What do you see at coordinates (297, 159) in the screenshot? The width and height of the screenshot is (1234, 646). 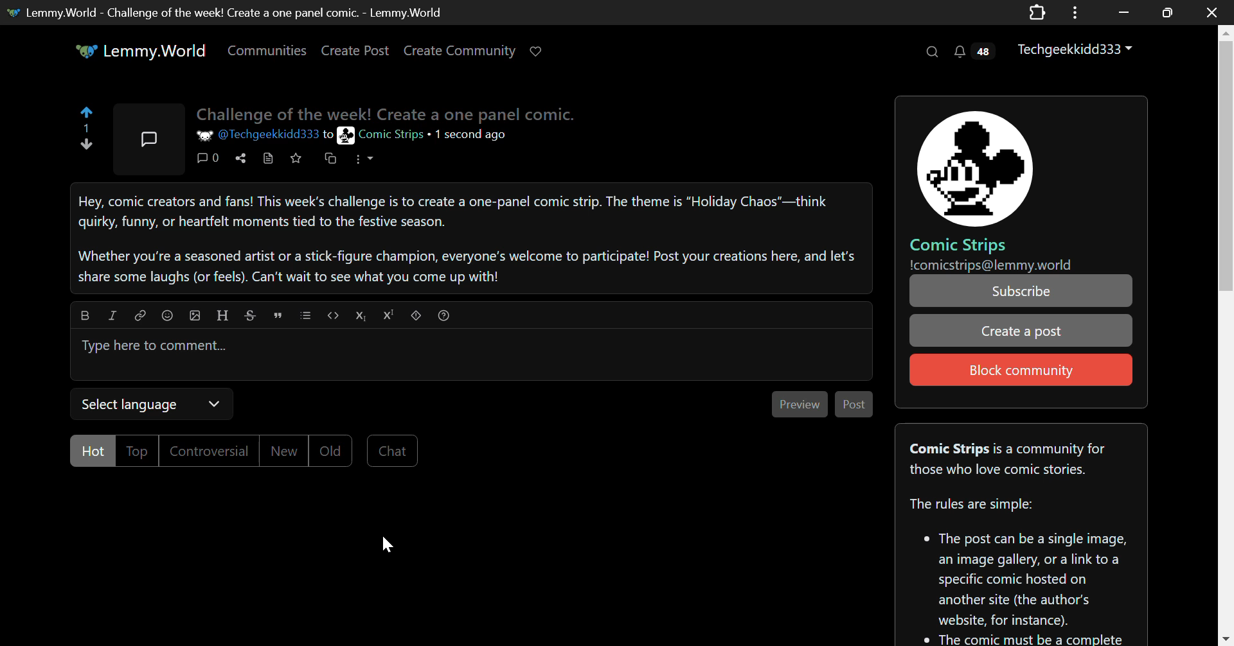 I see `Save` at bounding box center [297, 159].